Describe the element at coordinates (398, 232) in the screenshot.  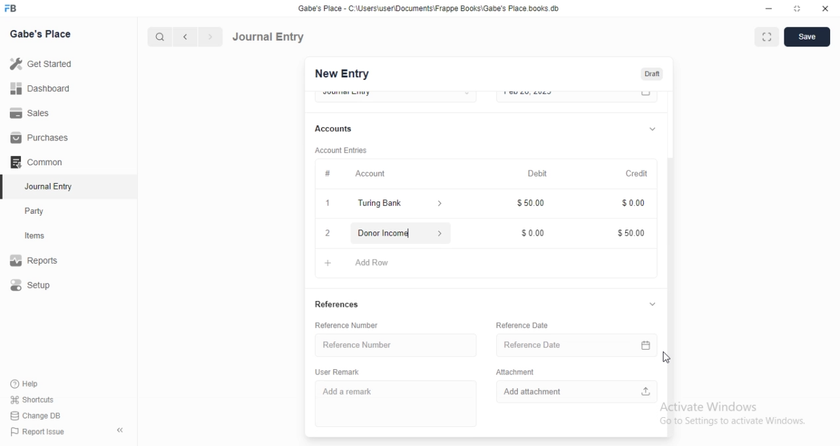
I see `donor income` at that location.